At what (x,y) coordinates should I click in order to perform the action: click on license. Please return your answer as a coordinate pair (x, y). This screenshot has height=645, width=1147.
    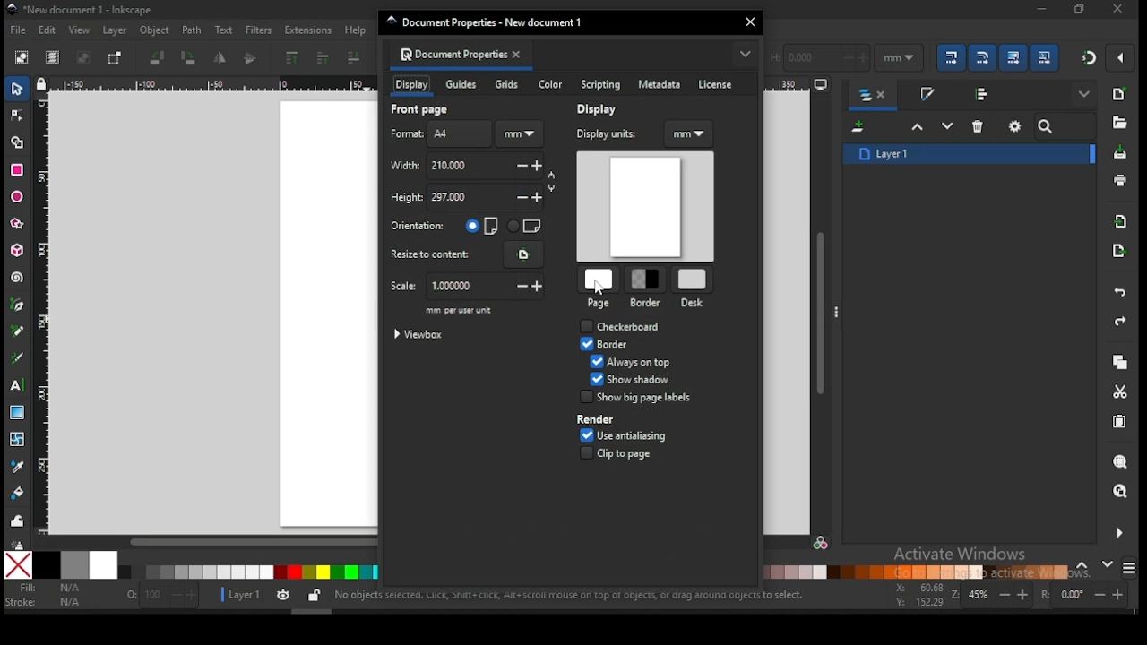
    Looking at the image, I should click on (714, 85).